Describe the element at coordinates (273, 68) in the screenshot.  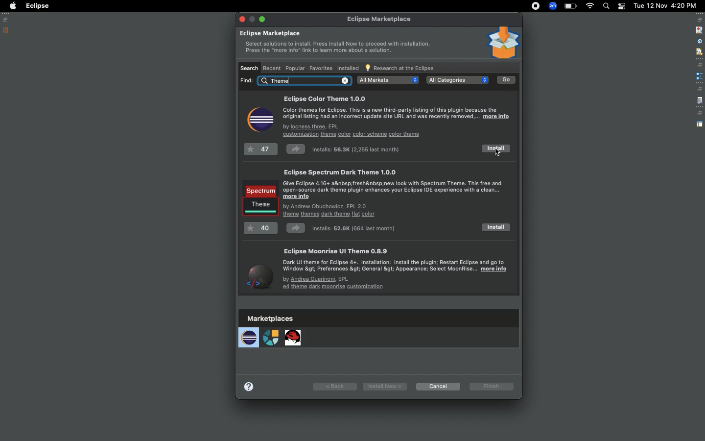
I see `Recent` at that location.